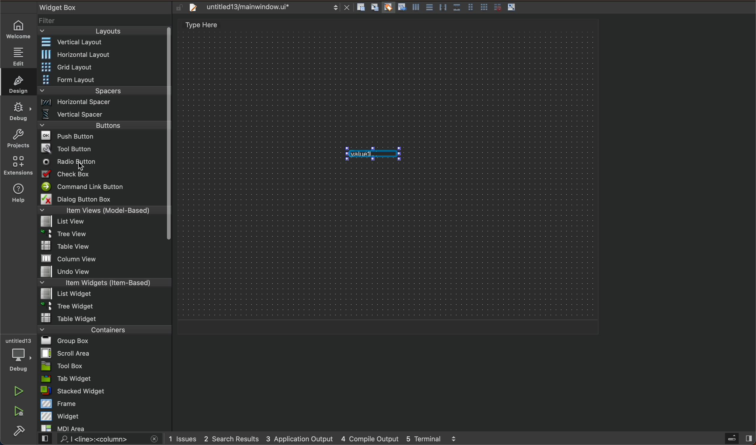  What do you see at coordinates (17, 194) in the screenshot?
I see `help` at bounding box center [17, 194].